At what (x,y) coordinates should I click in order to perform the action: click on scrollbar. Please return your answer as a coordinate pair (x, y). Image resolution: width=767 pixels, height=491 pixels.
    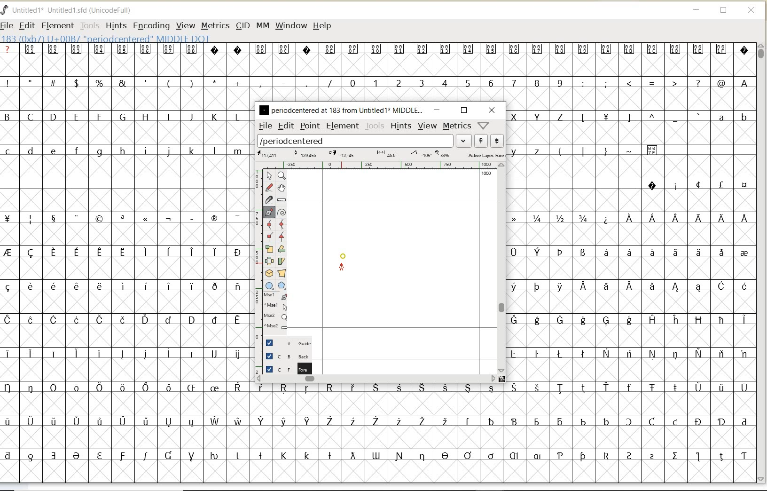
    Looking at the image, I should click on (376, 379).